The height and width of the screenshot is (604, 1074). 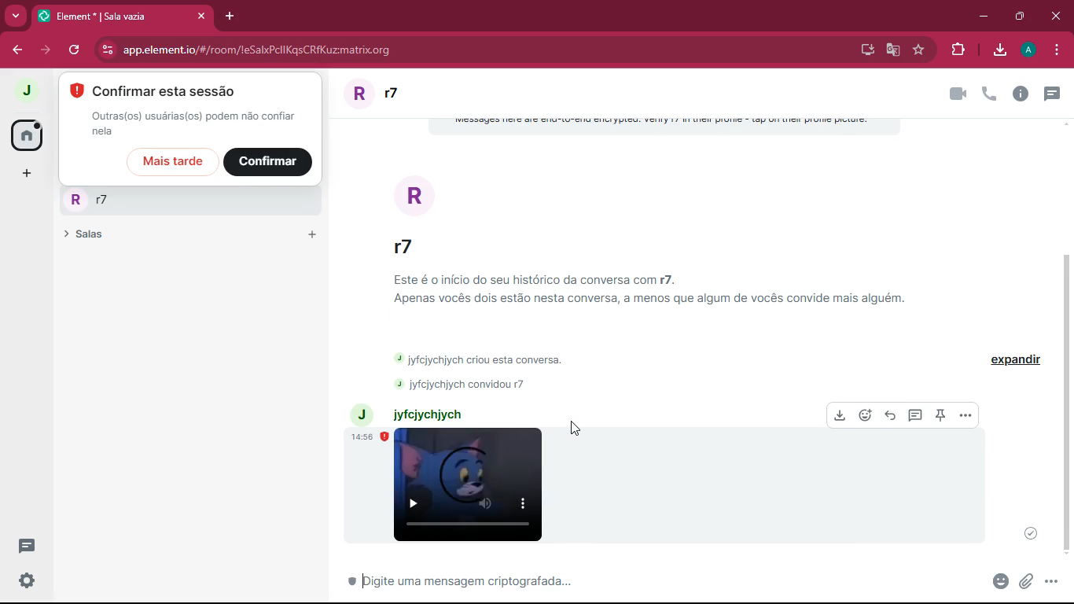 What do you see at coordinates (490, 357) in the screenshot?
I see `j jyfcjychjych criou esta conversa` at bounding box center [490, 357].